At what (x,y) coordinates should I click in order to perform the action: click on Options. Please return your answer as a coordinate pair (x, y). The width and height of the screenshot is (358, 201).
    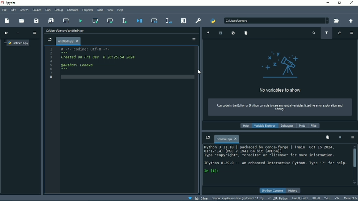
    Looking at the image, I should click on (193, 40).